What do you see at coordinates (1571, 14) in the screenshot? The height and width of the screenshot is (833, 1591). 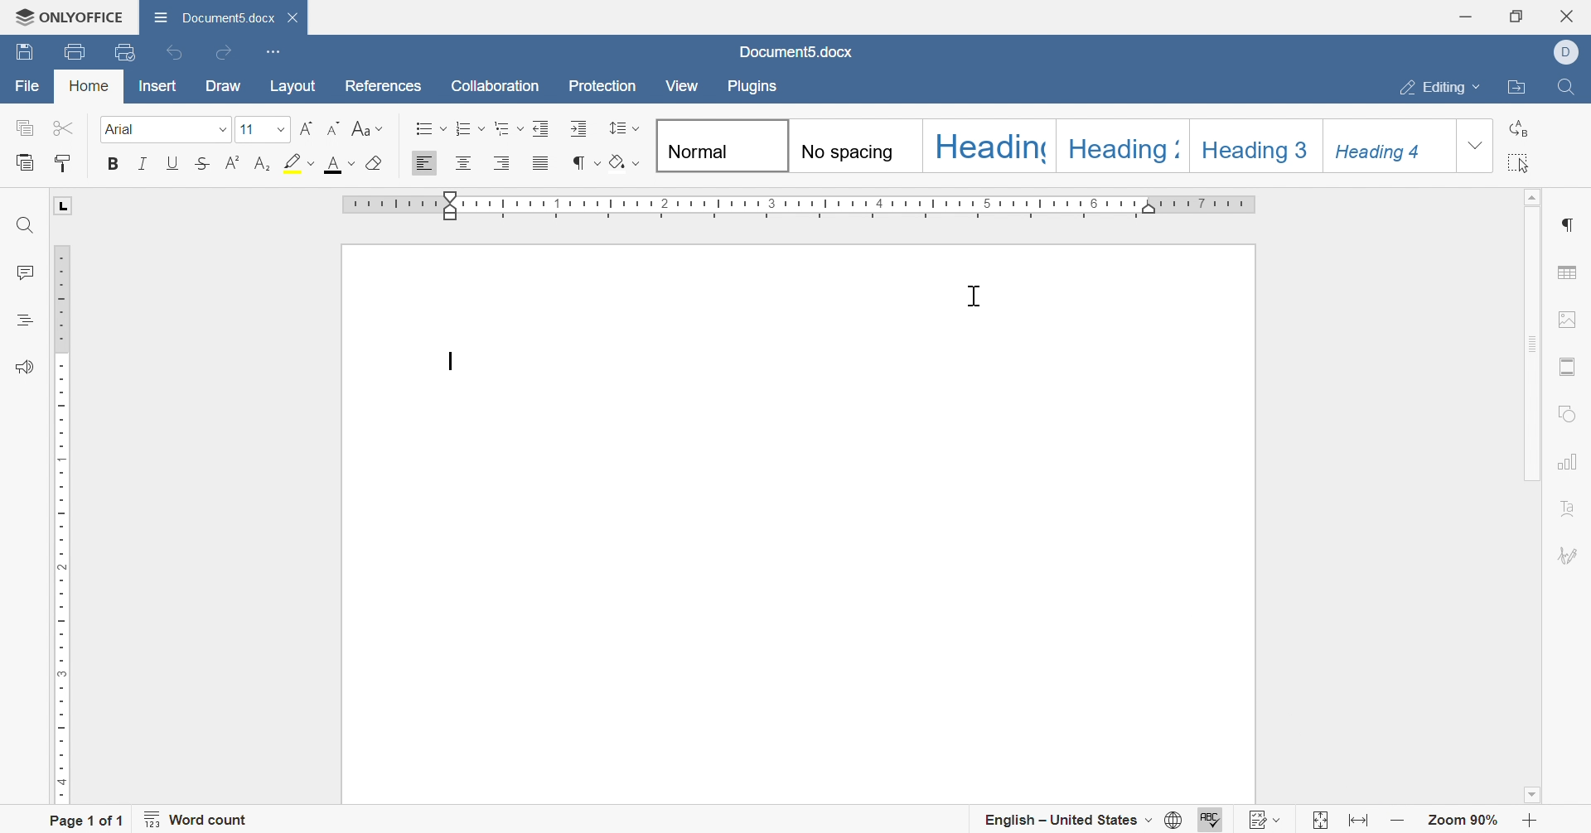 I see `close` at bounding box center [1571, 14].